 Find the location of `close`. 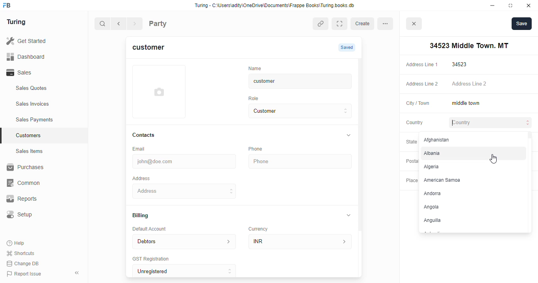

close is located at coordinates (415, 25).